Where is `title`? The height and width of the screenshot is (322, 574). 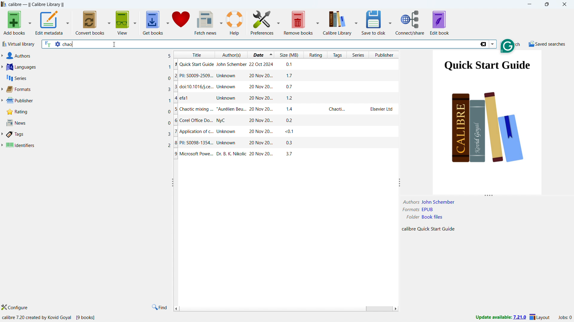 title is located at coordinates (36, 4).